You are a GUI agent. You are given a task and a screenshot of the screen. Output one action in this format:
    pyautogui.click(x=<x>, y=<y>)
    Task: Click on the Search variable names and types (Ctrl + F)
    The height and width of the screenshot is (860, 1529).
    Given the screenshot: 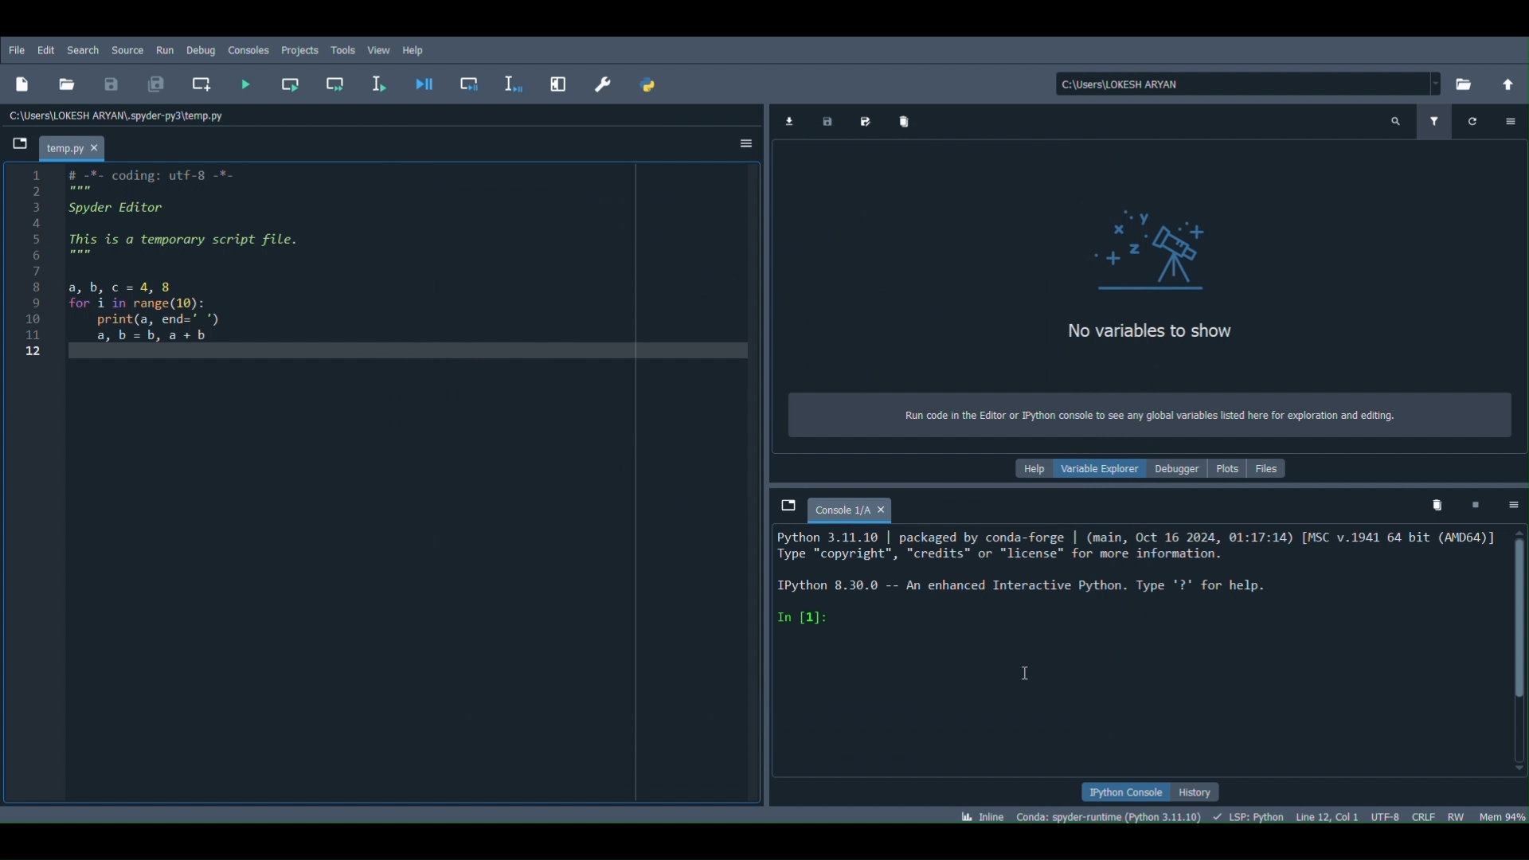 What is the action you would take?
    pyautogui.click(x=1396, y=120)
    